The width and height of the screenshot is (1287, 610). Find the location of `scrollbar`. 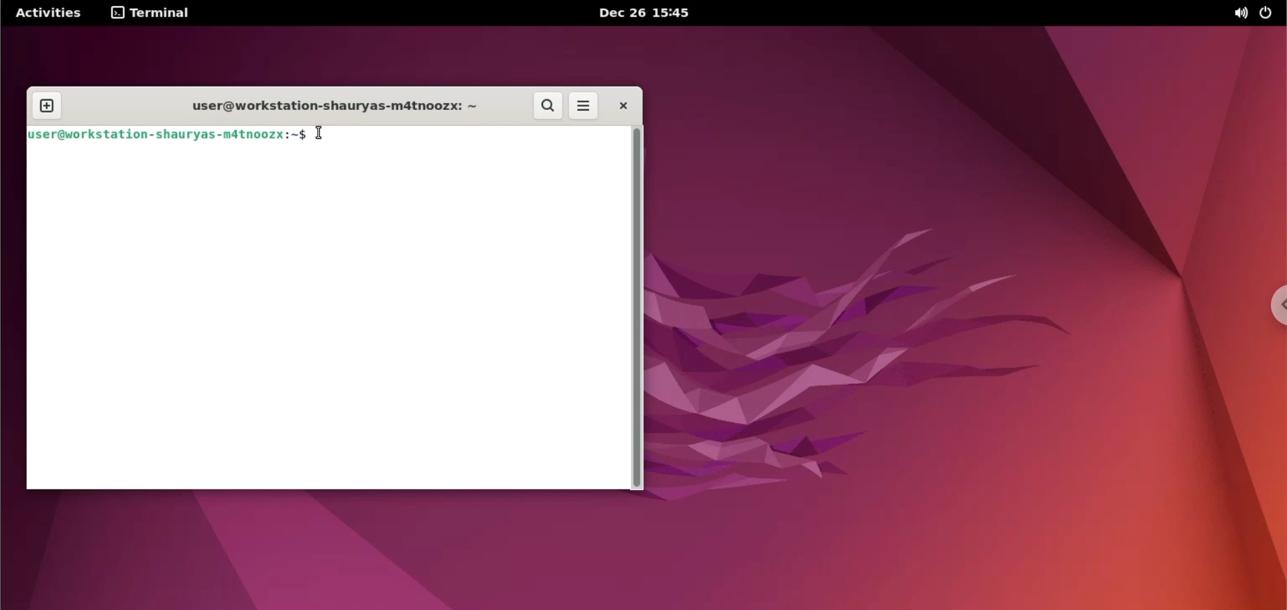

scrollbar is located at coordinates (637, 308).